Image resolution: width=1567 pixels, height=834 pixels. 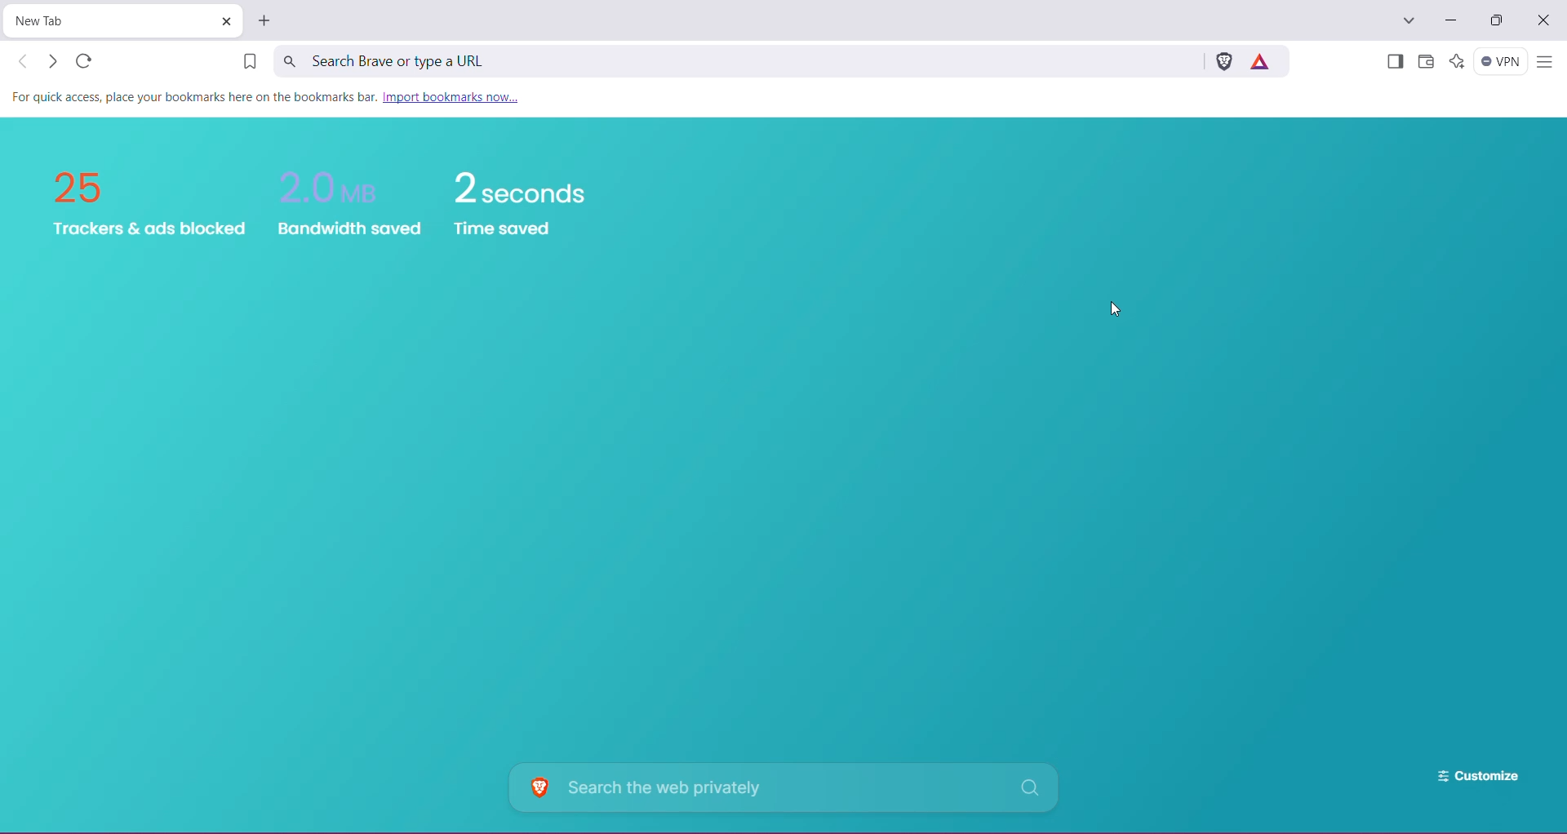 What do you see at coordinates (1409, 21) in the screenshot?
I see `Search Tabs` at bounding box center [1409, 21].